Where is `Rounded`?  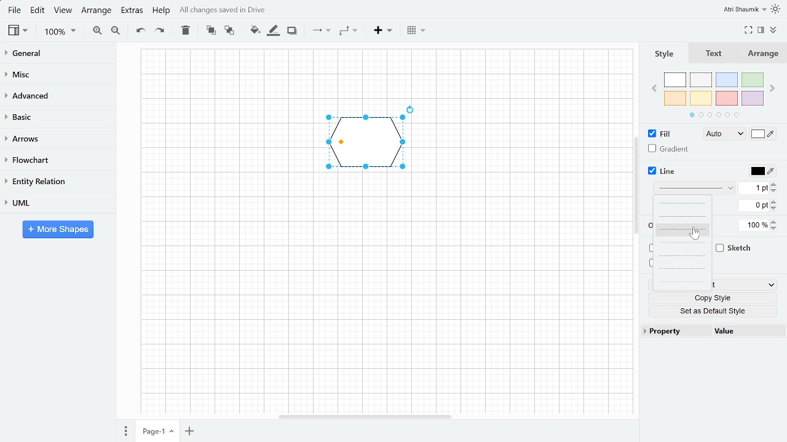 Rounded is located at coordinates (650, 249).